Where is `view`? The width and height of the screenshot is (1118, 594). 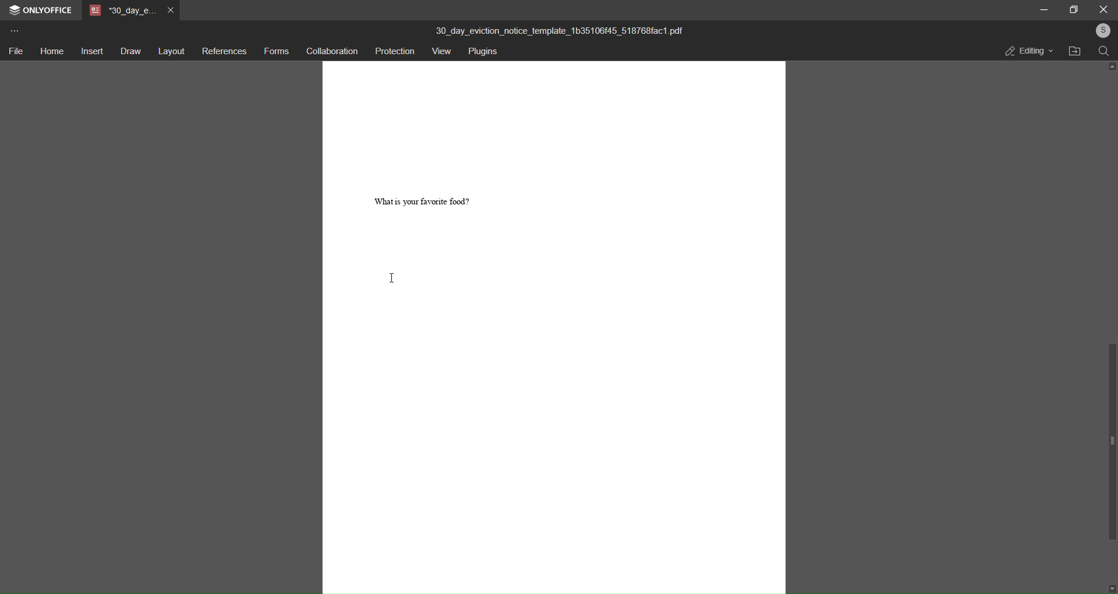
view is located at coordinates (440, 52).